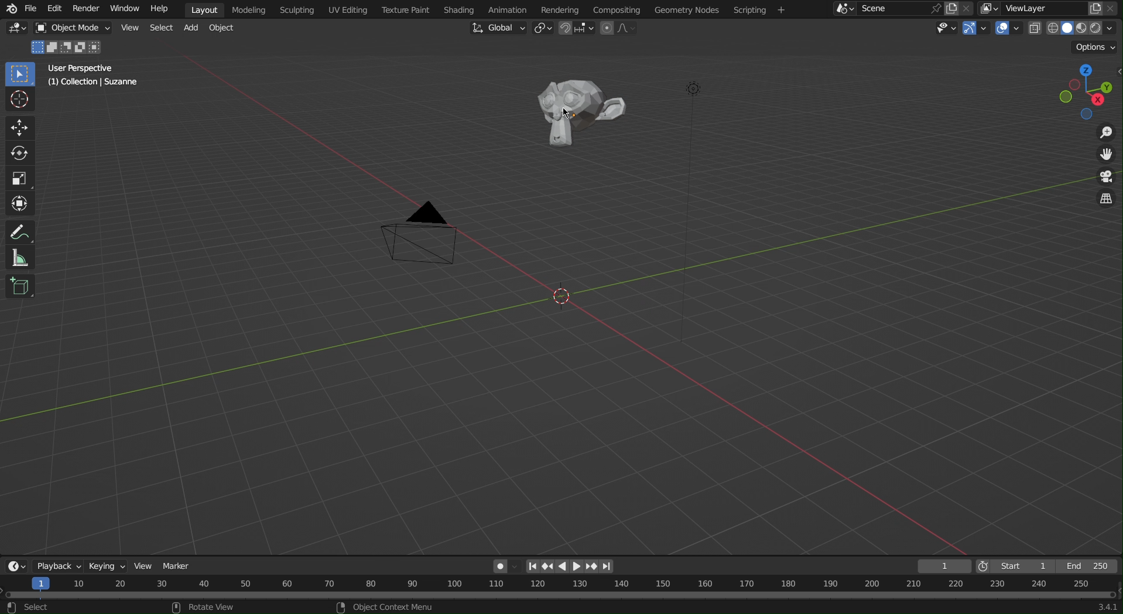  Describe the element at coordinates (33, 11) in the screenshot. I see `File ` at that location.